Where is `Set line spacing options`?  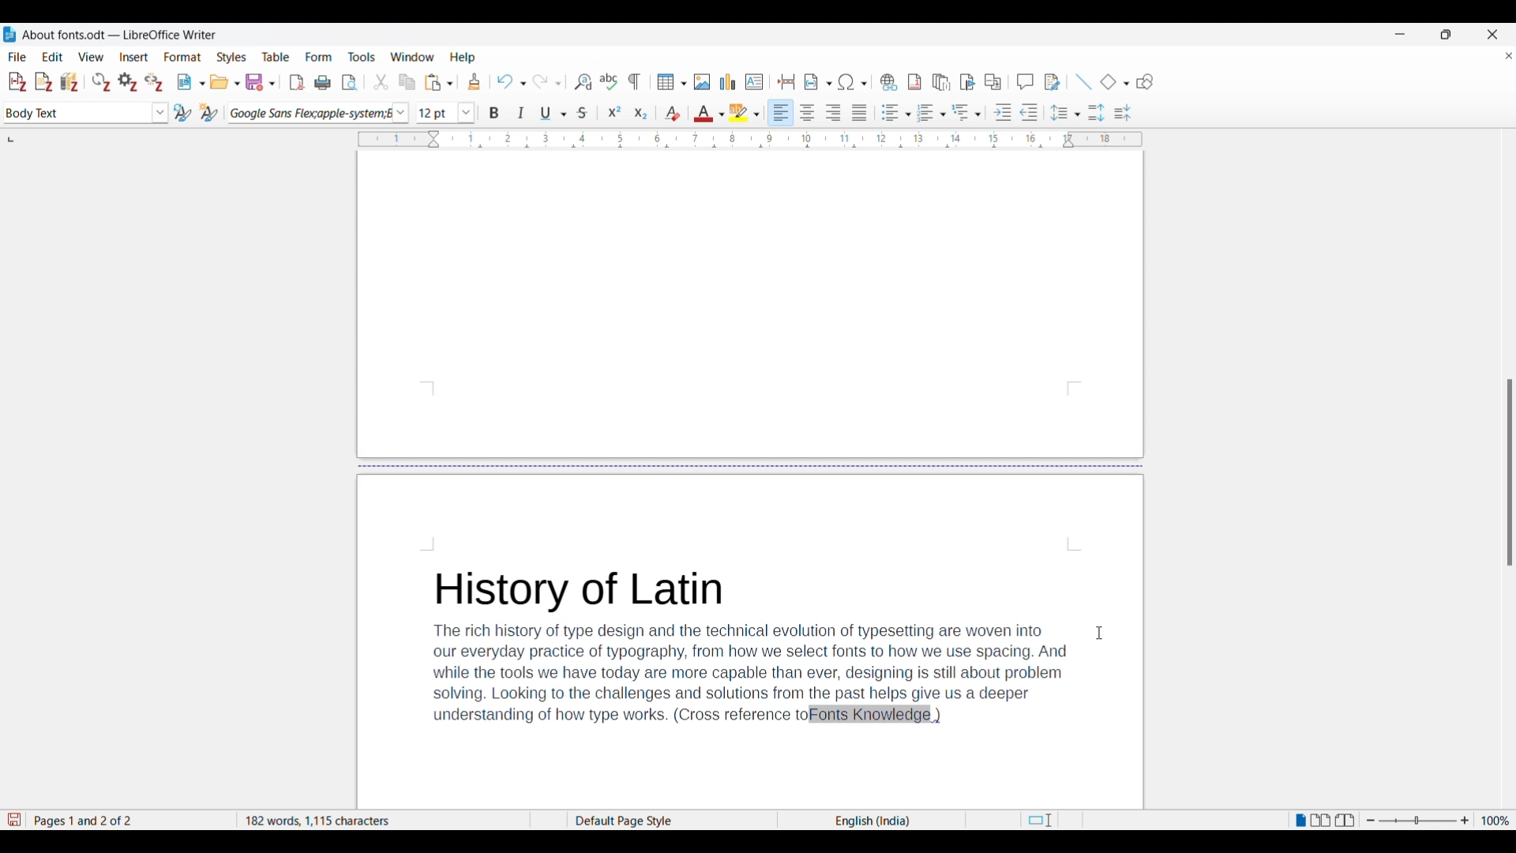 Set line spacing options is located at coordinates (1065, 113).